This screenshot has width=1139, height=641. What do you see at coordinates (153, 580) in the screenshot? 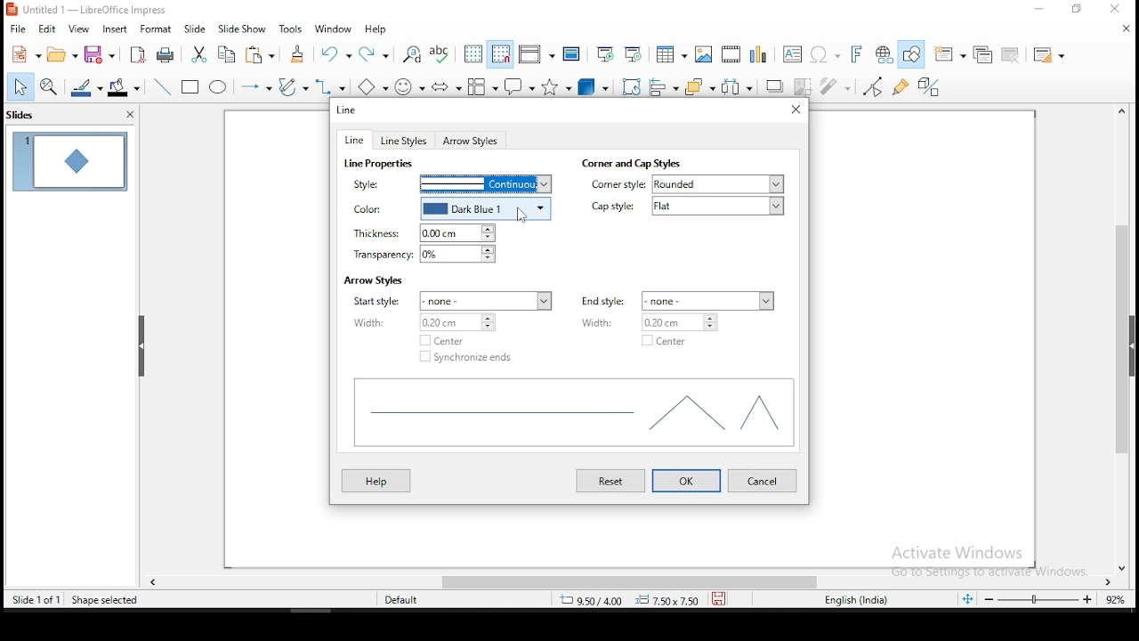
I see `scroll right` at bounding box center [153, 580].